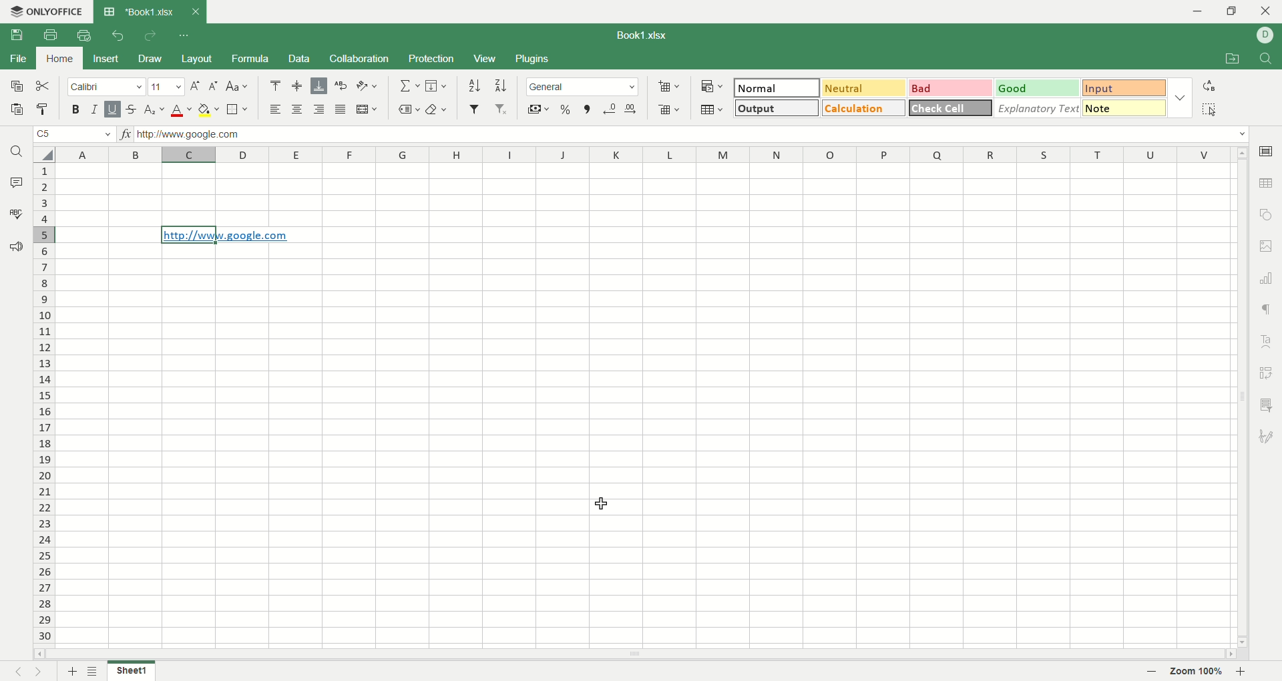 Image resolution: width=1282 pixels, height=681 pixels. I want to click on cell name, so click(73, 136).